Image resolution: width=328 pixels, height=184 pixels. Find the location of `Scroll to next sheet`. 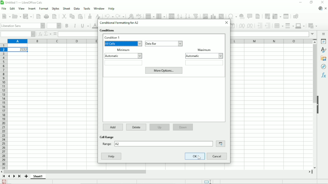

Scroll to next sheet is located at coordinates (14, 177).